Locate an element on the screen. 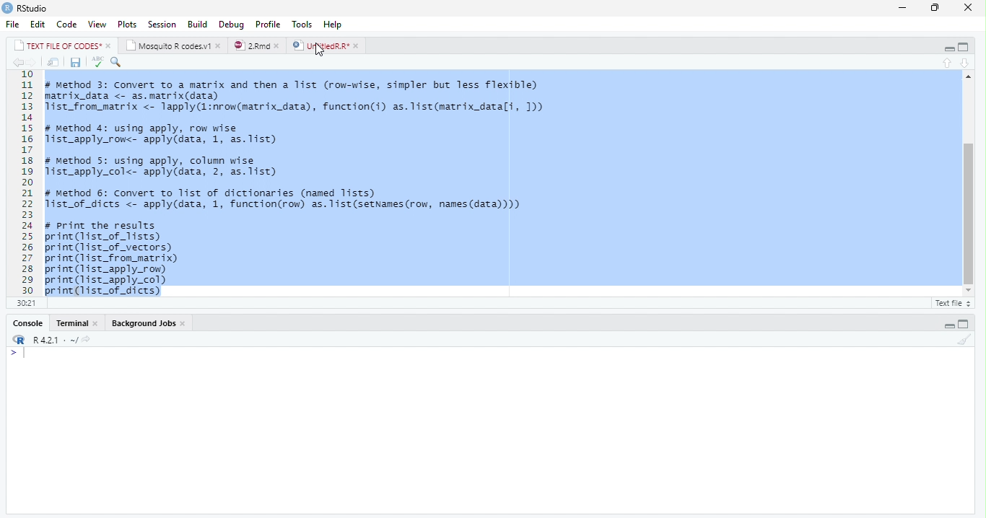 The width and height of the screenshot is (986, 518). Edit is located at coordinates (39, 24).